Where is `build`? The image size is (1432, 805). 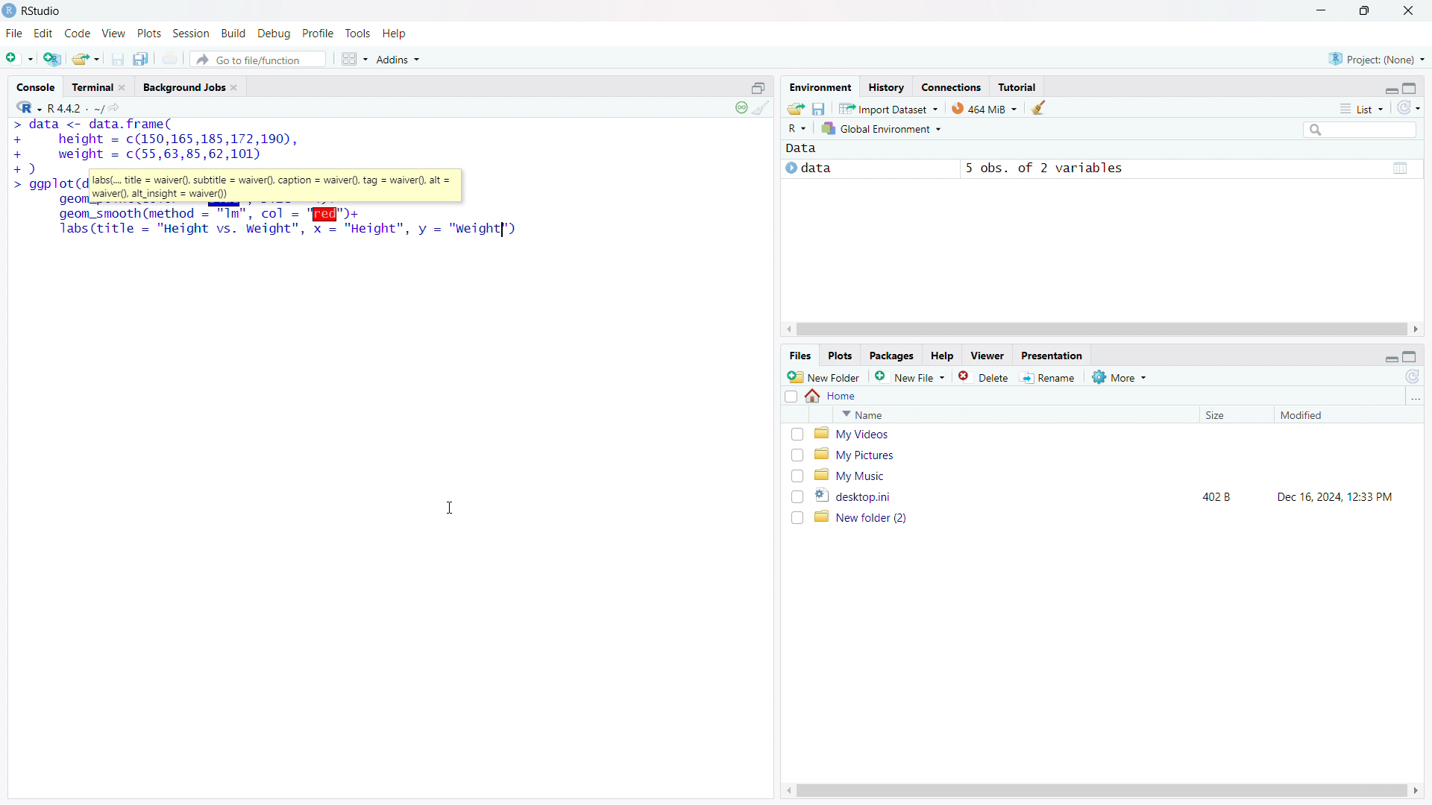
build is located at coordinates (235, 33).